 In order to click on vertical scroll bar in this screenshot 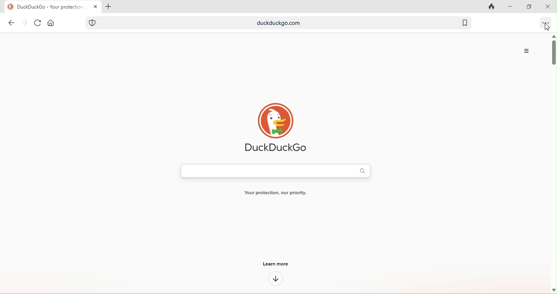, I will do `click(553, 53)`.